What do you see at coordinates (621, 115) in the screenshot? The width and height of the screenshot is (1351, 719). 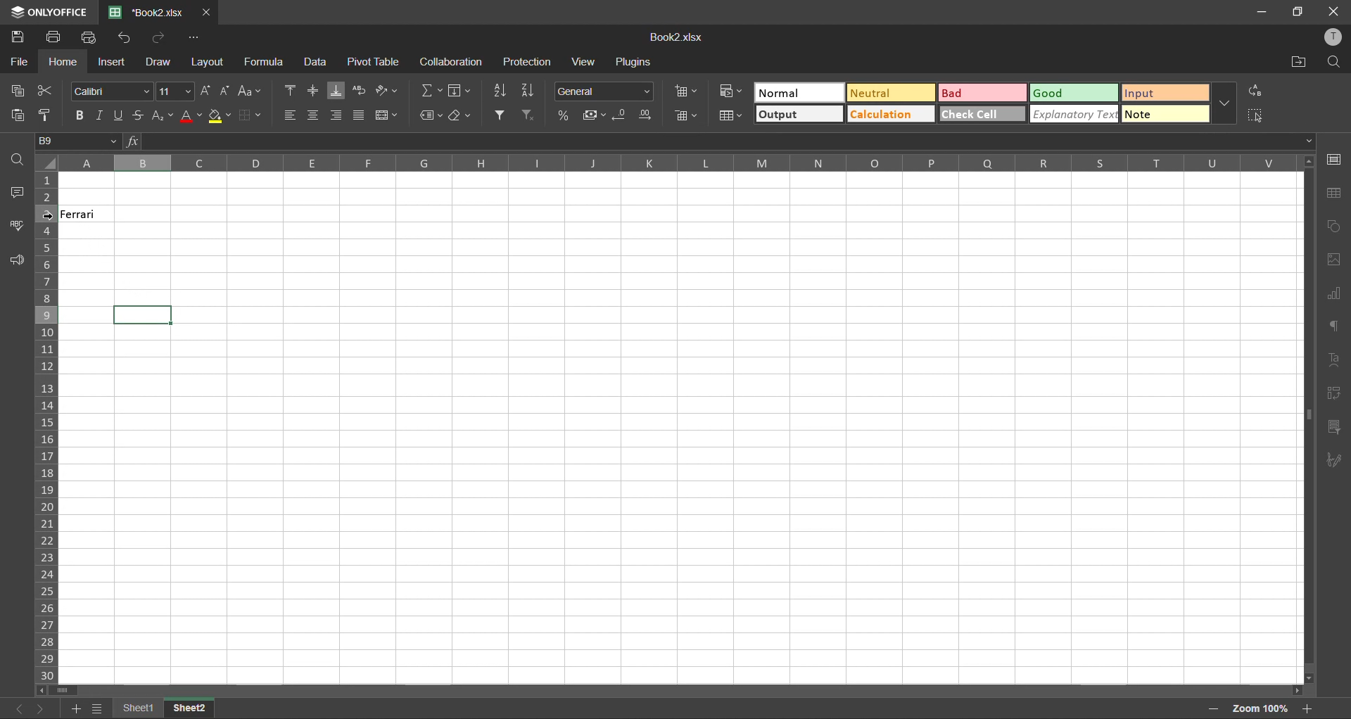 I see `decrease decimal` at bounding box center [621, 115].